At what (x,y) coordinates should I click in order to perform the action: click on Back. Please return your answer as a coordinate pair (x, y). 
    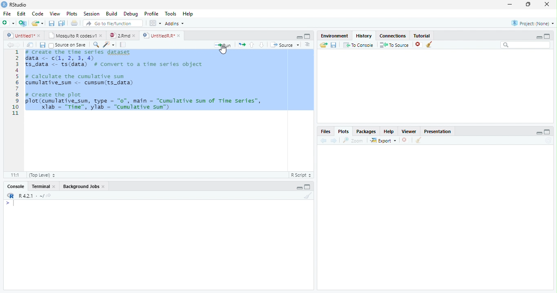
    Looking at the image, I should click on (323, 141).